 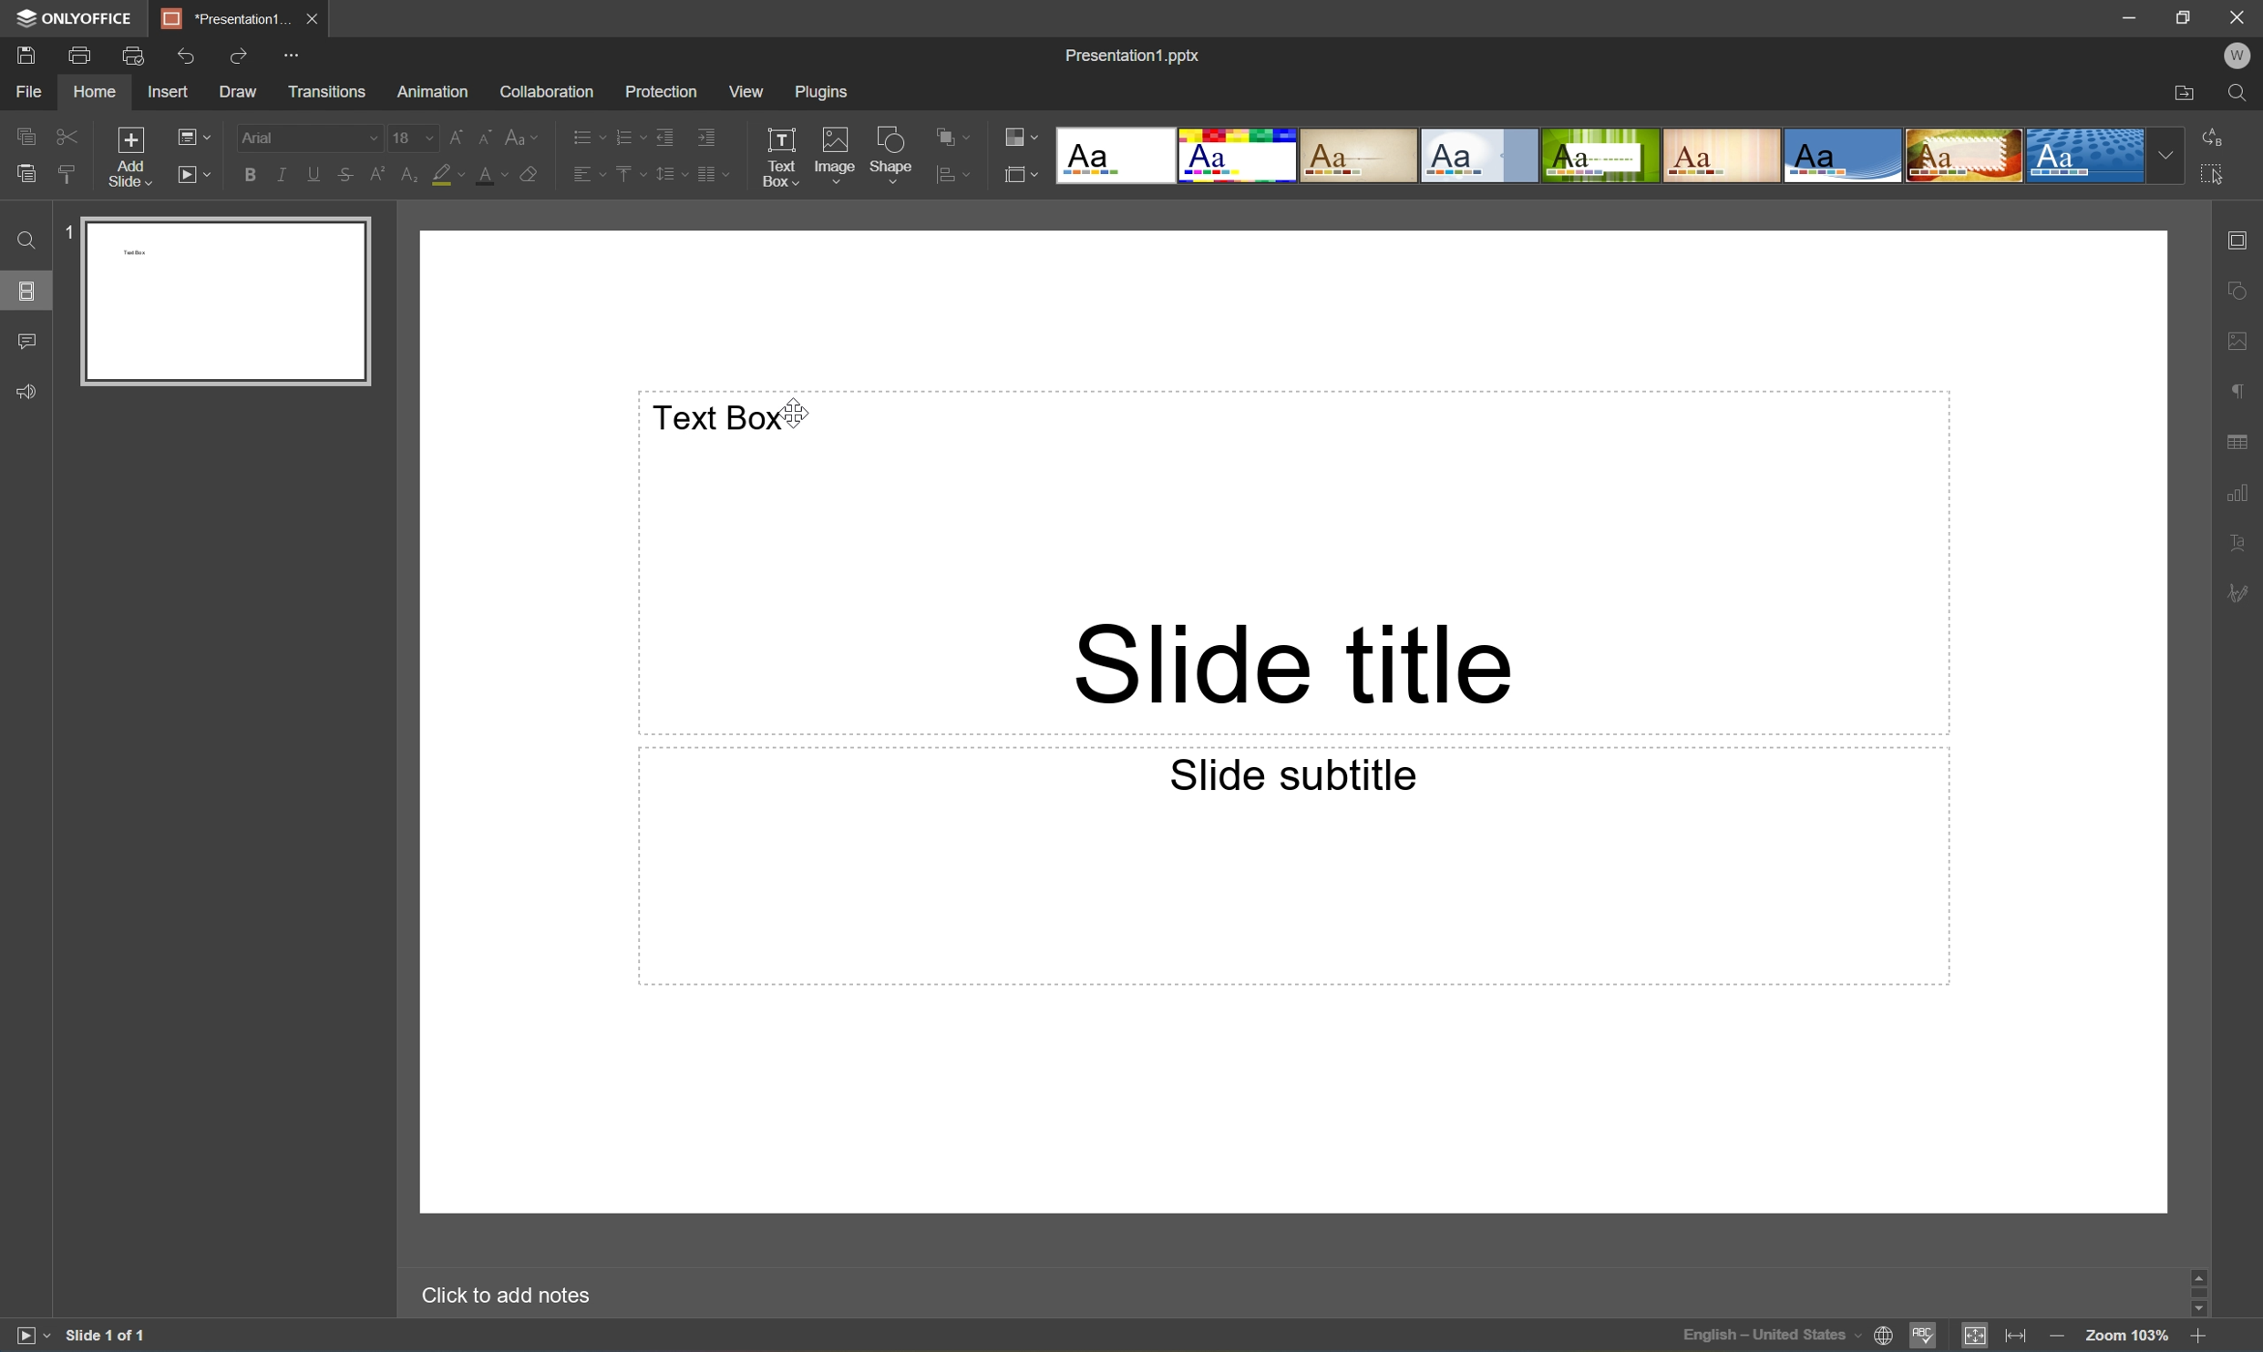 What do you see at coordinates (727, 414) in the screenshot?
I see `Text Box` at bounding box center [727, 414].